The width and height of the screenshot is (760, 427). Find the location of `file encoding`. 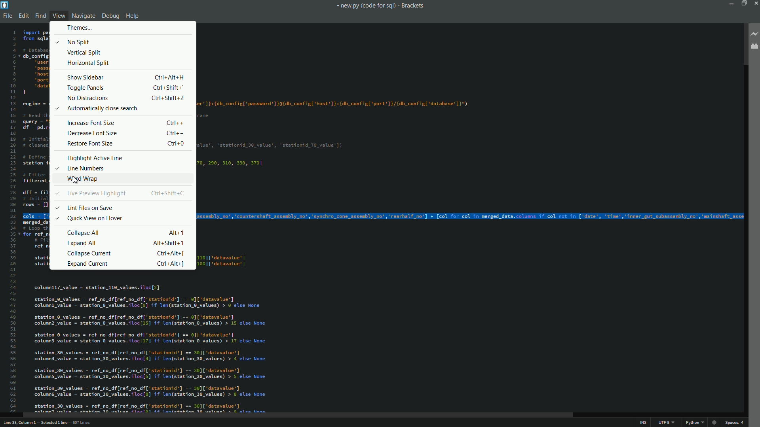

file encoding is located at coordinates (665, 423).